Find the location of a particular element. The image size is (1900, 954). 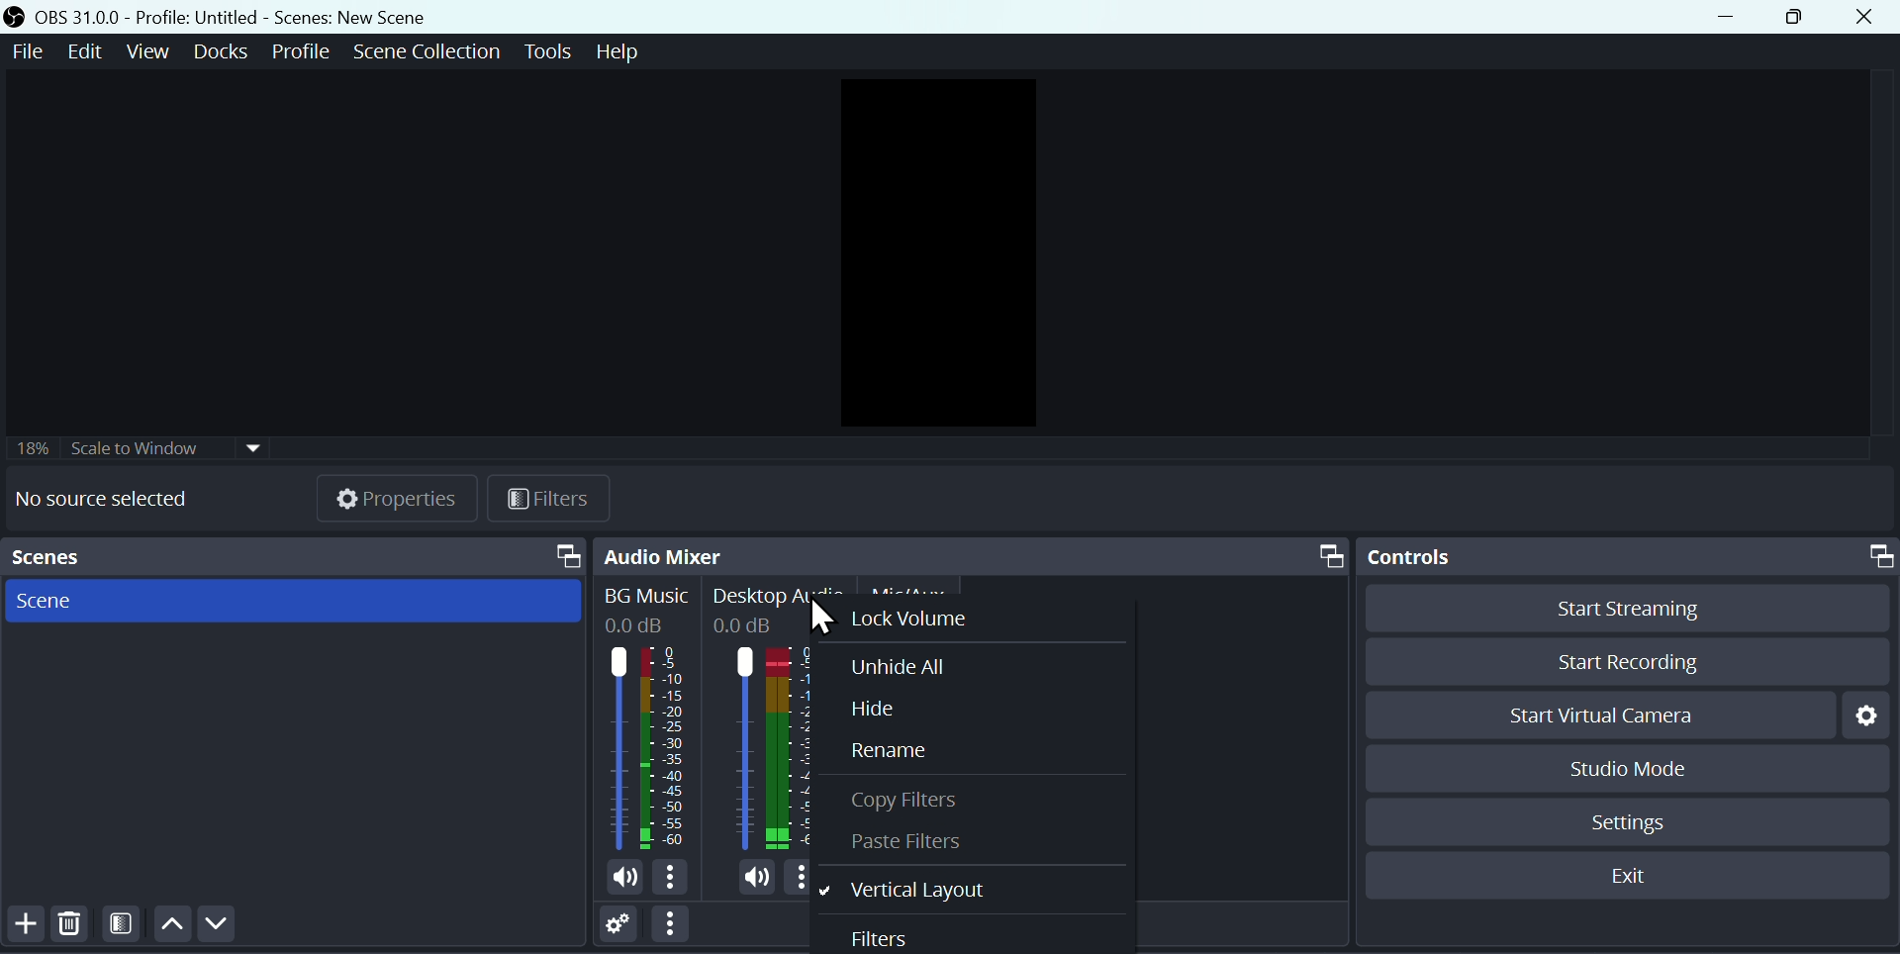

Rename is located at coordinates (893, 755).